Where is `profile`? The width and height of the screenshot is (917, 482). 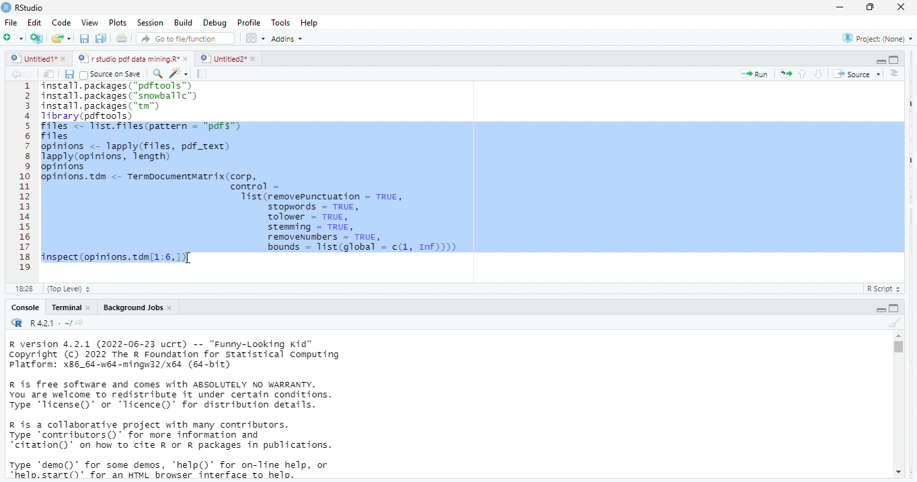
profile is located at coordinates (249, 21).